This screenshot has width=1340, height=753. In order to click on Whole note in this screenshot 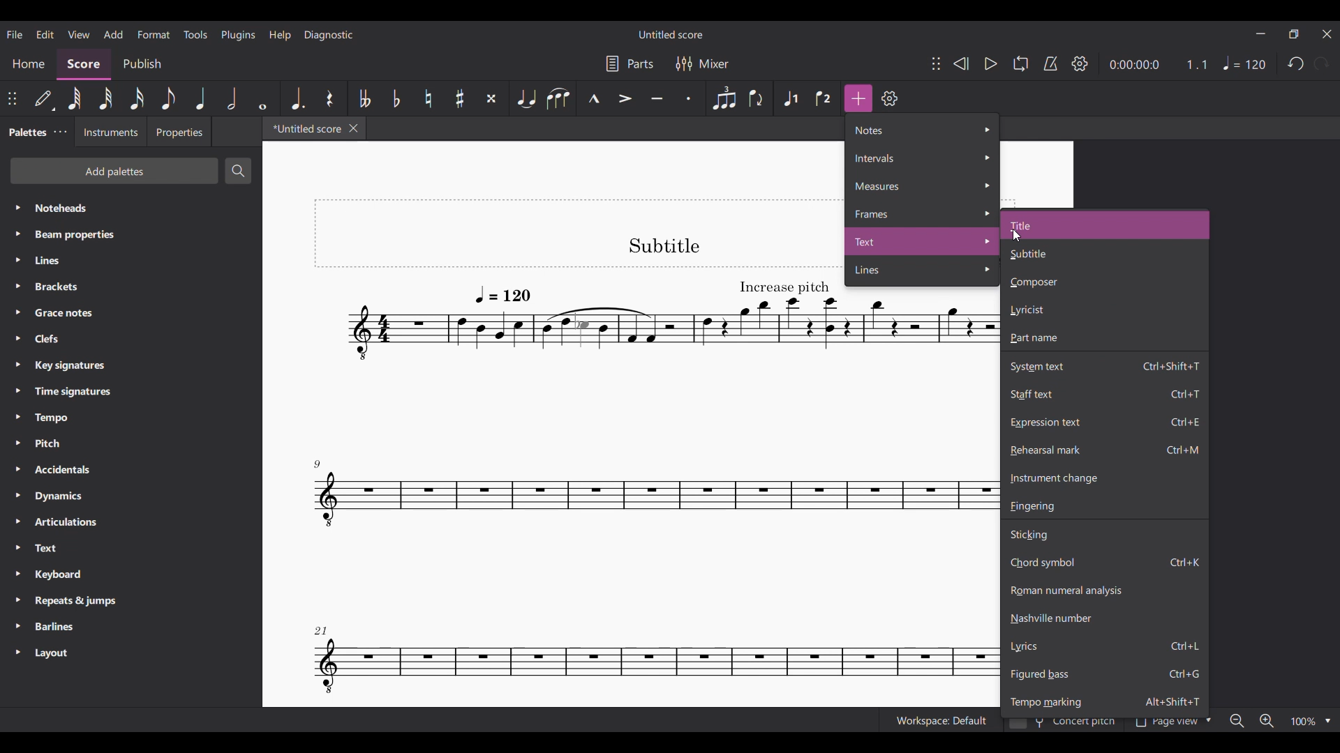, I will do `click(264, 98)`.